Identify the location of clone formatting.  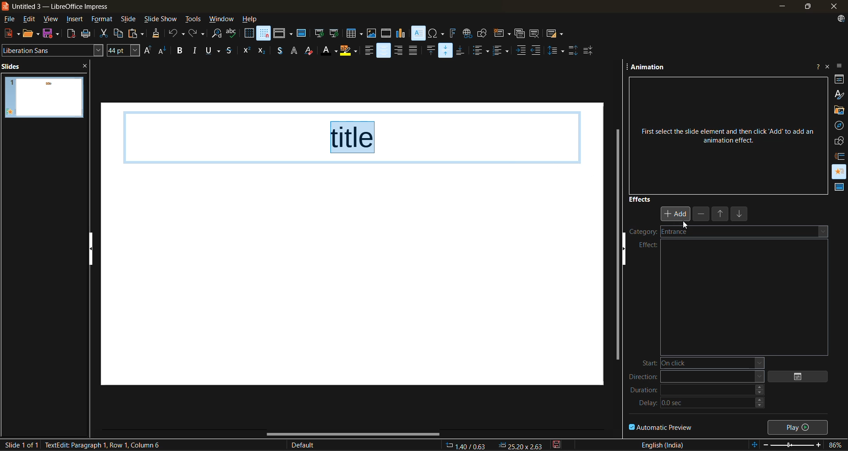
(157, 34).